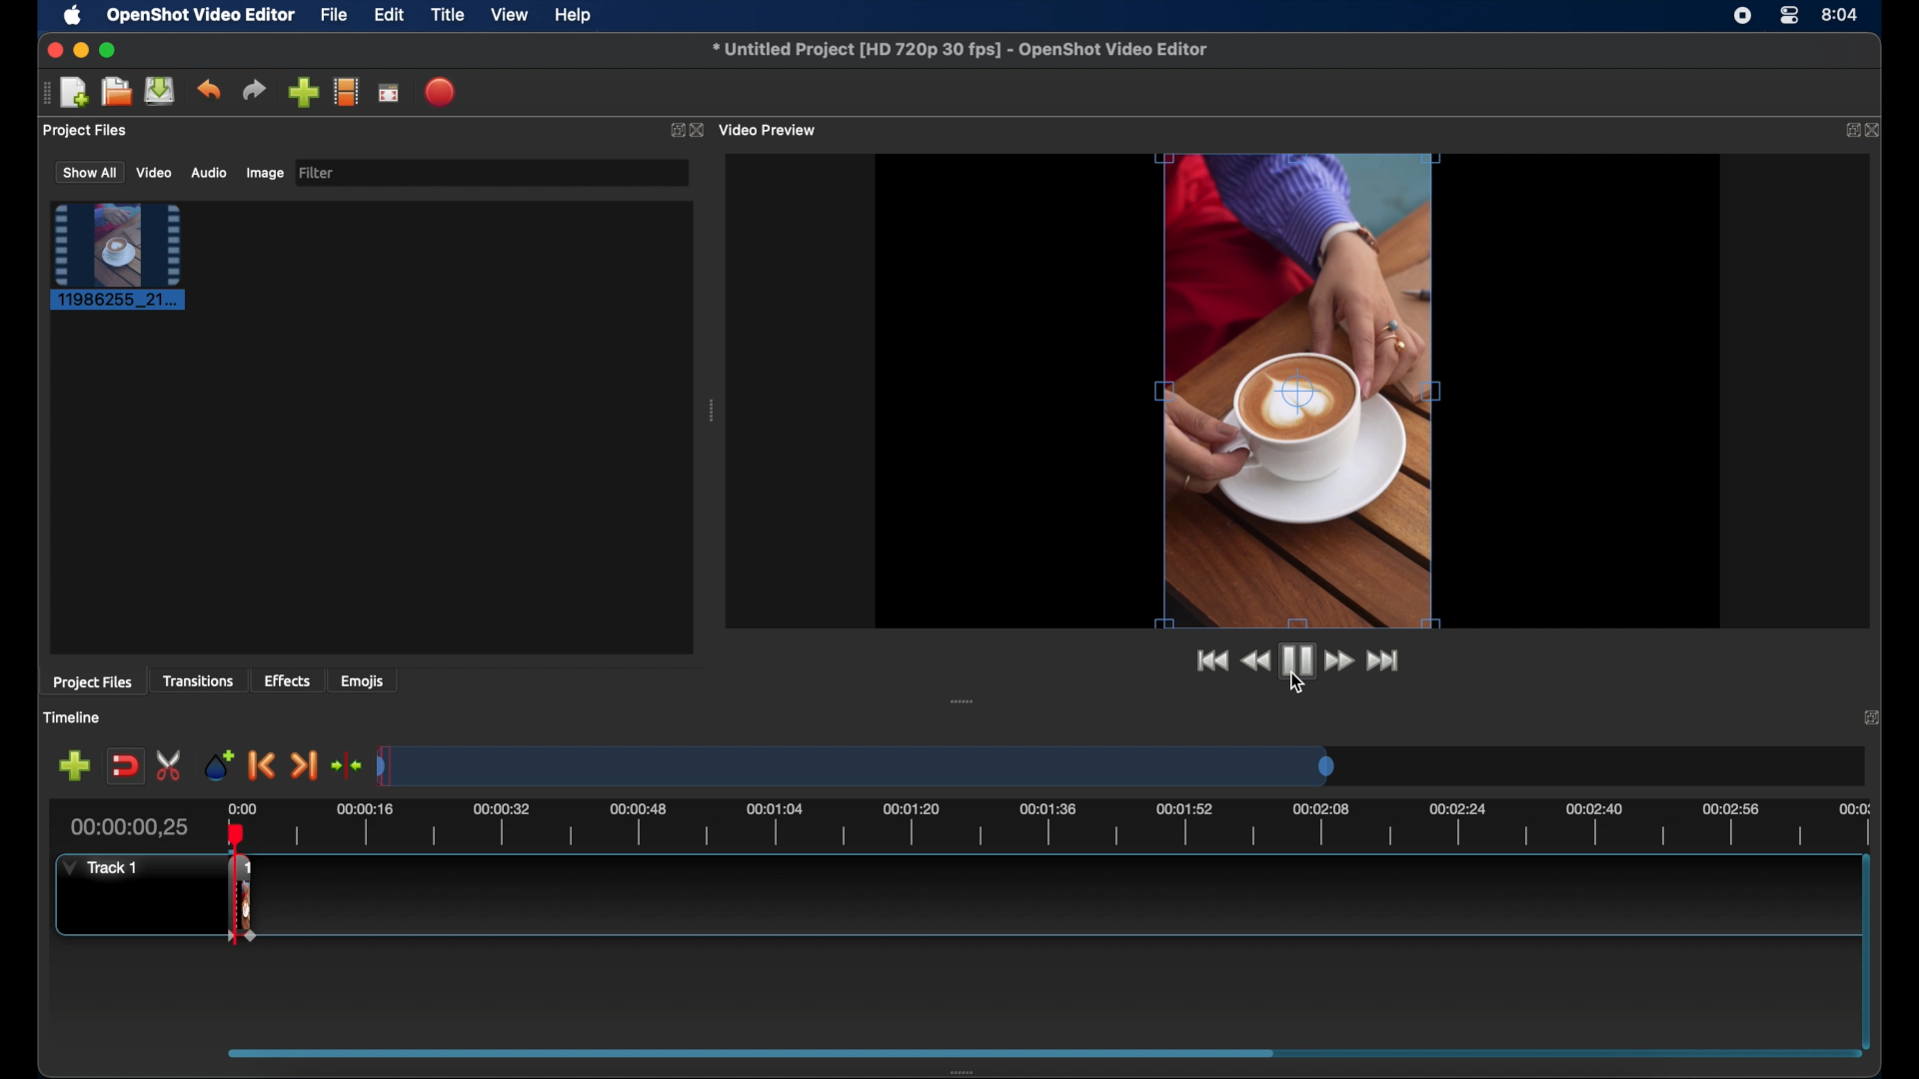 The width and height of the screenshot is (1919, 1079). I want to click on audio, so click(208, 172).